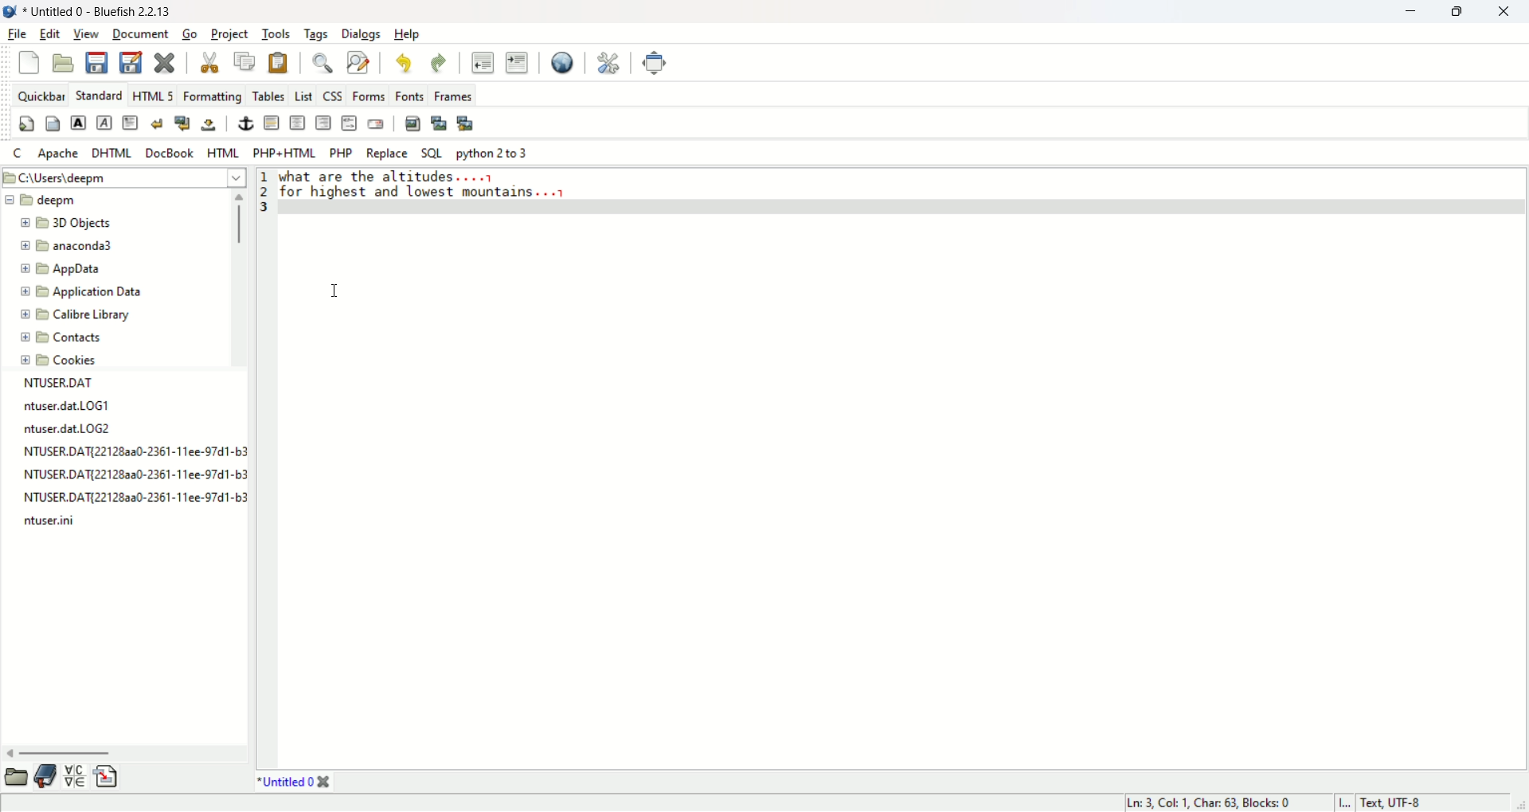 The height and width of the screenshot is (812, 1529). Describe the element at coordinates (1210, 802) in the screenshot. I see `ln, col, char, blocks` at that location.